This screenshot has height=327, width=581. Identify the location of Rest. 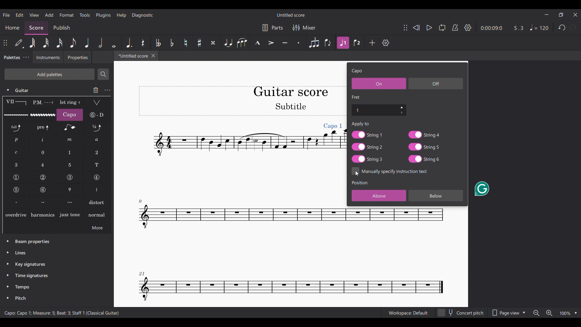
(143, 43).